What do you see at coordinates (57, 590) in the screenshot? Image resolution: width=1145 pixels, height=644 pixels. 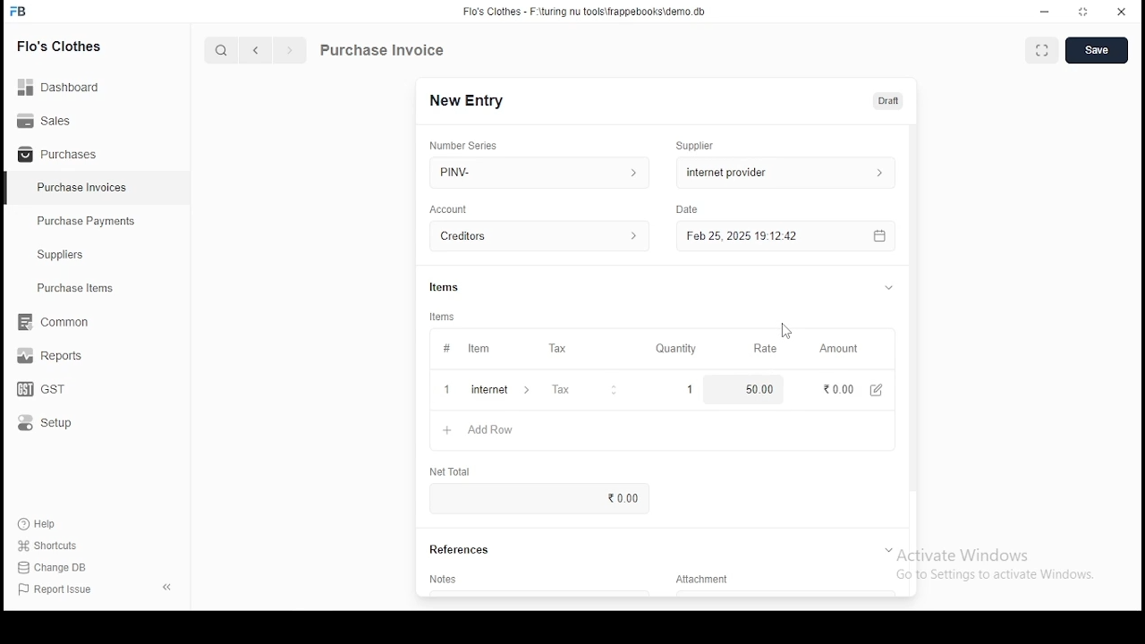 I see `report issue` at bounding box center [57, 590].